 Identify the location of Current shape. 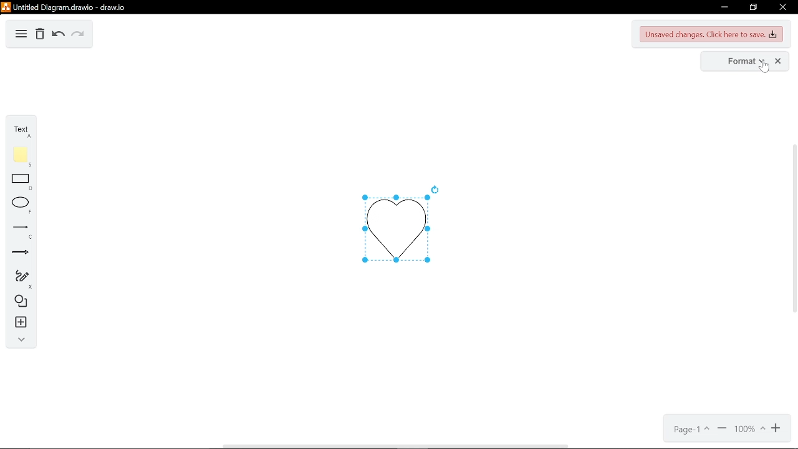
(393, 228).